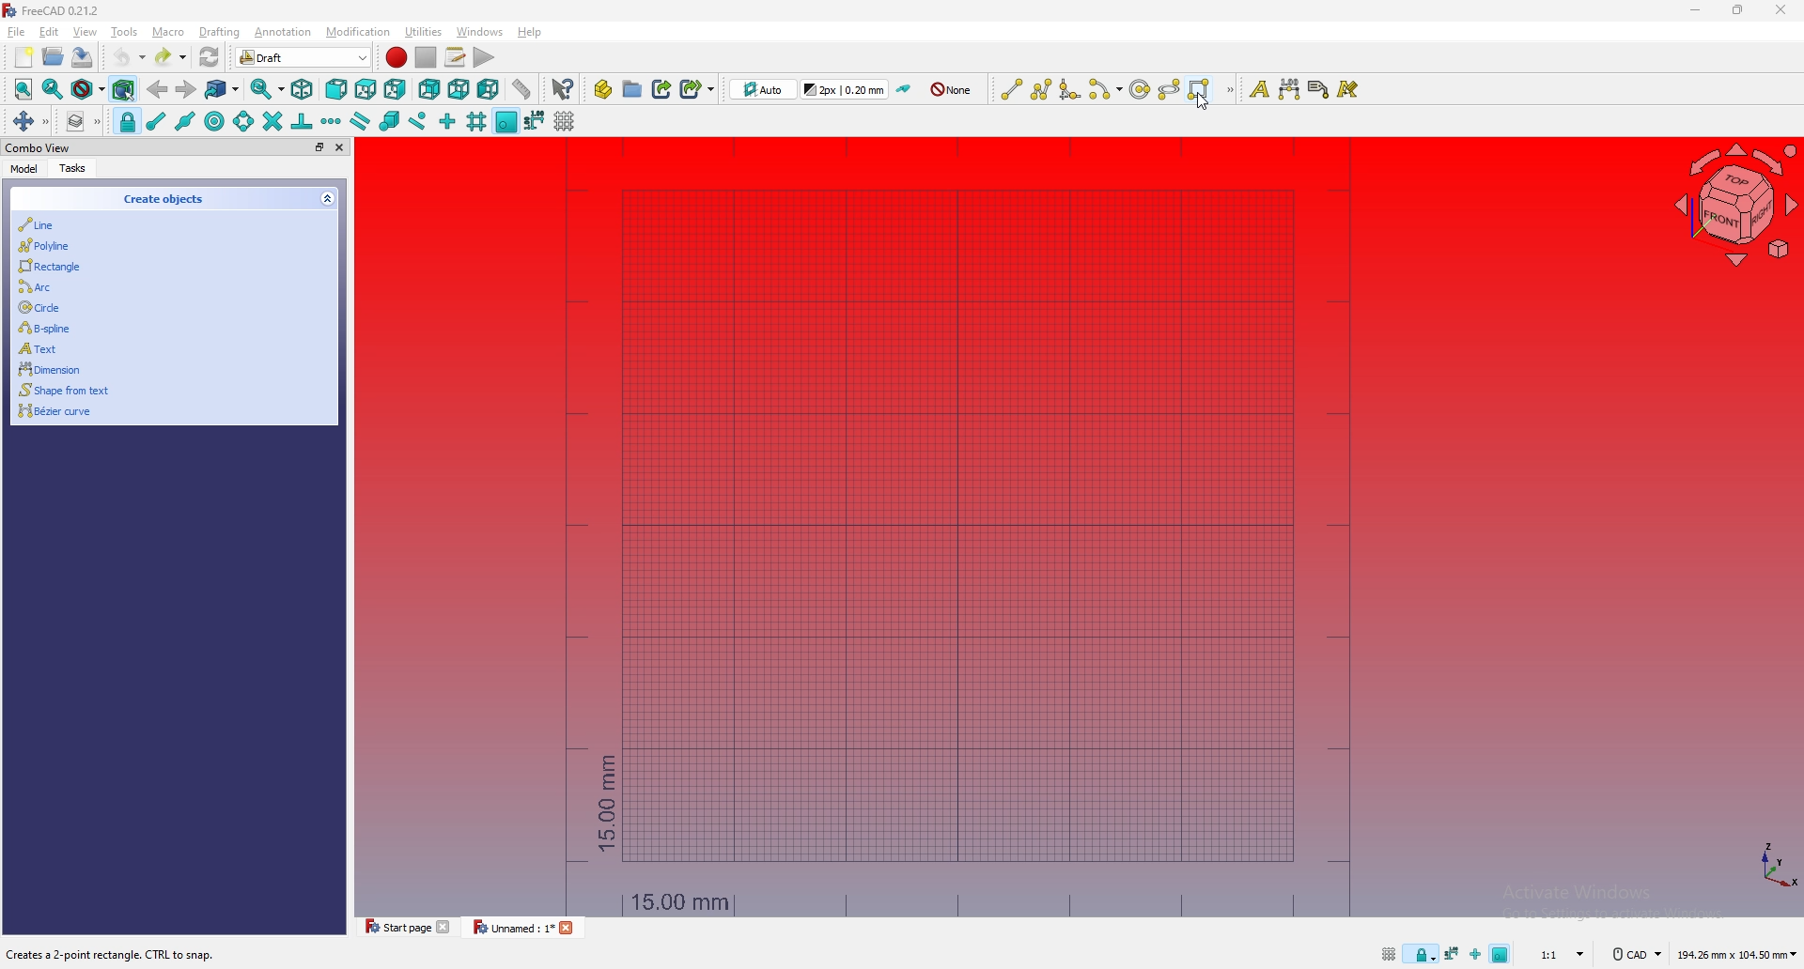 This screenshot has width=1804, height=969. Describe the element at coordinates (1104, 89) in the screenshot. I see `arc tools` at that location.